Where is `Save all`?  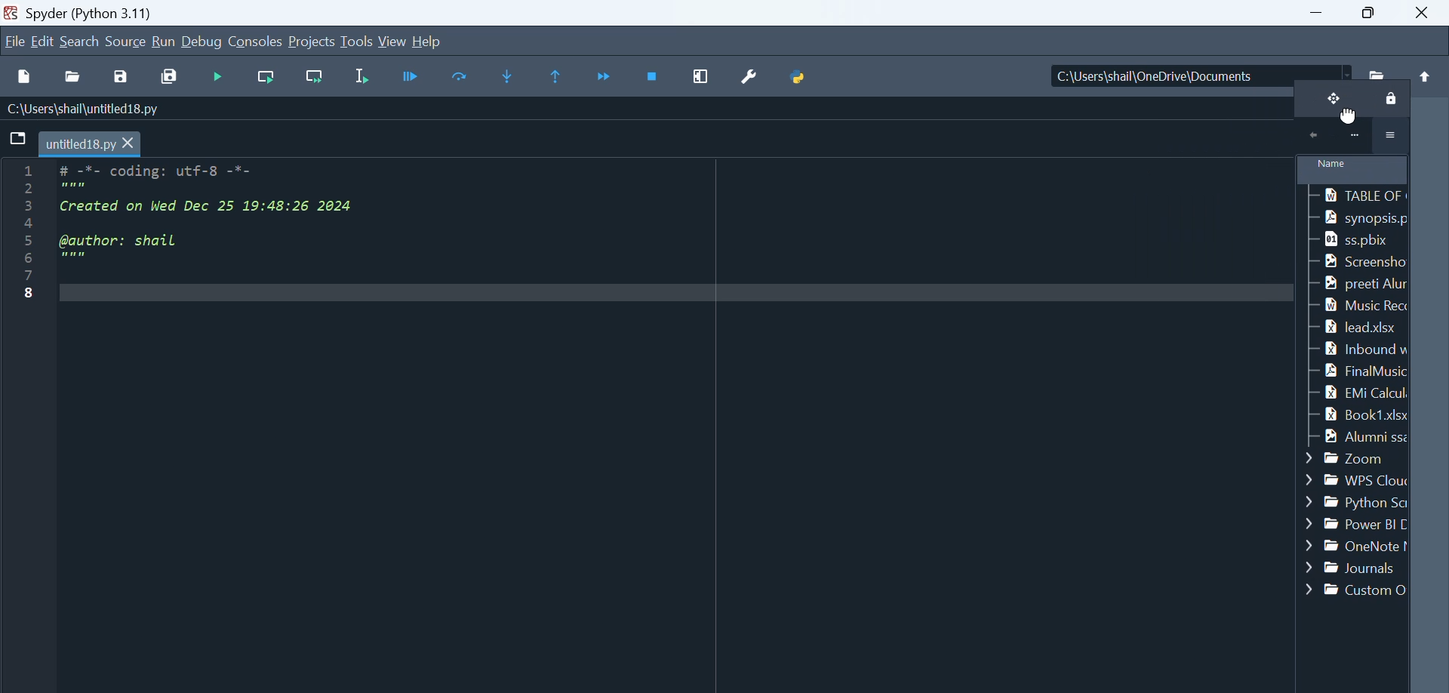
Save all is located at coordinates (168, 75).